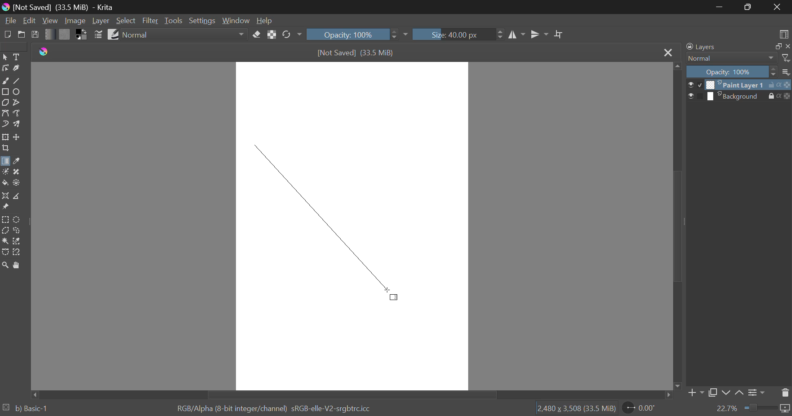  What do you see at coordinates (353, 394) in the screenshot?
I see `Scroll Bar` at bounding box center [353, 394].